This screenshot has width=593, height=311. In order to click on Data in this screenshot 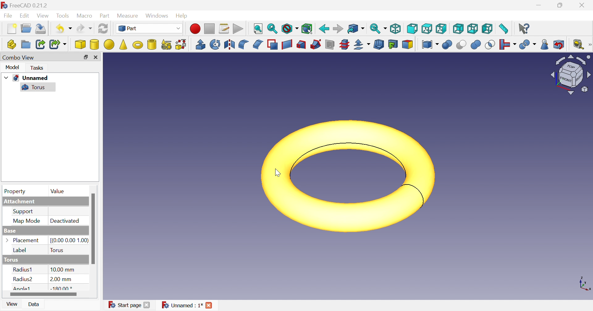, I will do `click(35, 305)`.